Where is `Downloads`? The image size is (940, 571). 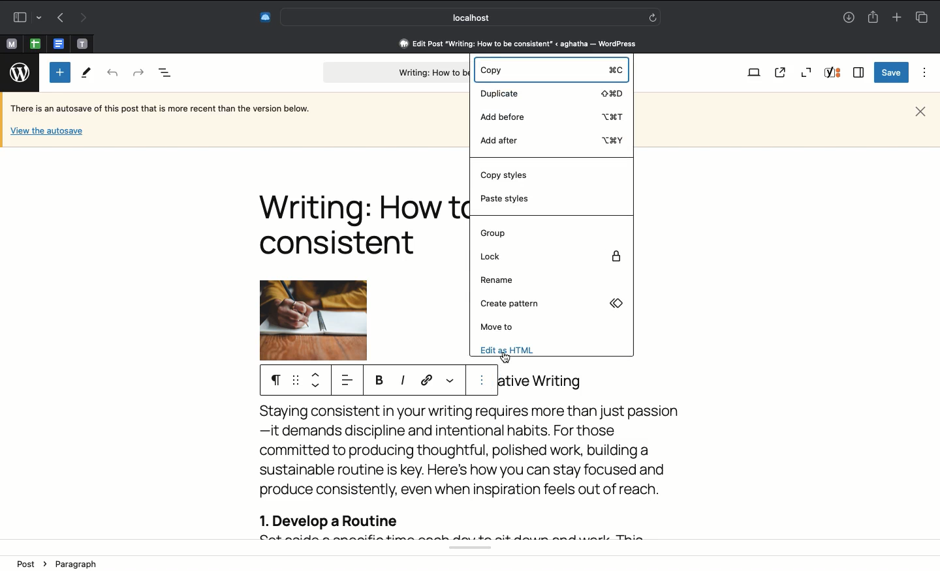
Downloads is located at coordinates (849, 18).